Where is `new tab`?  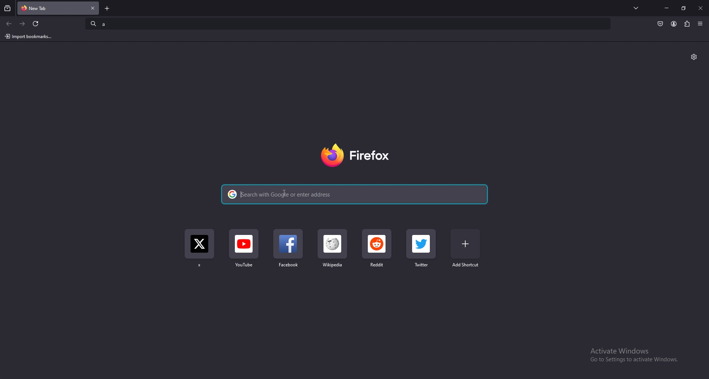
new tab is located at coordinates (108, 8).